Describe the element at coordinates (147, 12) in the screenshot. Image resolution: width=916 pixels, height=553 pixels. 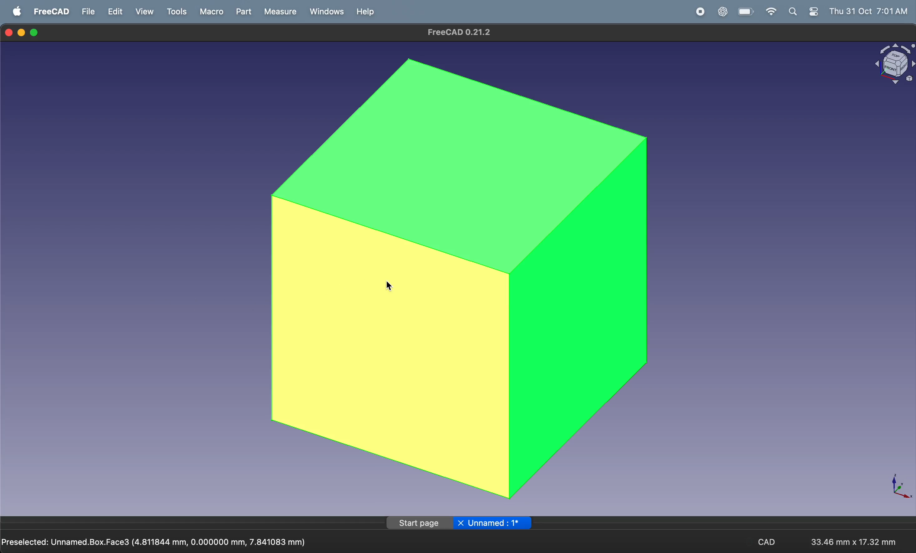
I see `view` at that location.